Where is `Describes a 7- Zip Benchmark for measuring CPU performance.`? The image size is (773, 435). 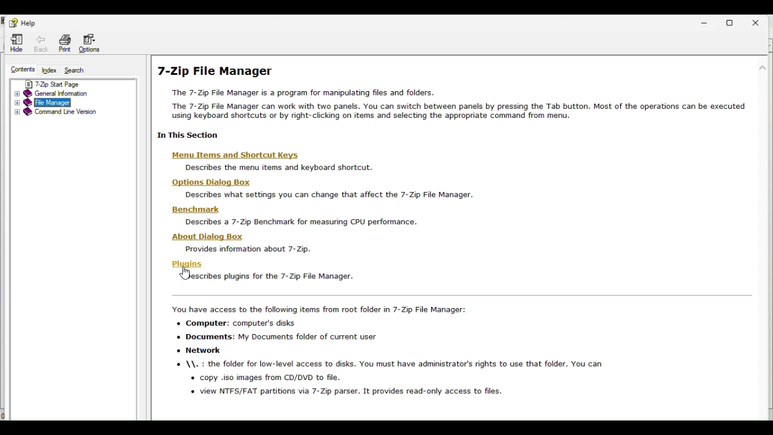 Describes a 7- Zip Benchmark for measuring CPU performance. is located at coordinates (301, 222).